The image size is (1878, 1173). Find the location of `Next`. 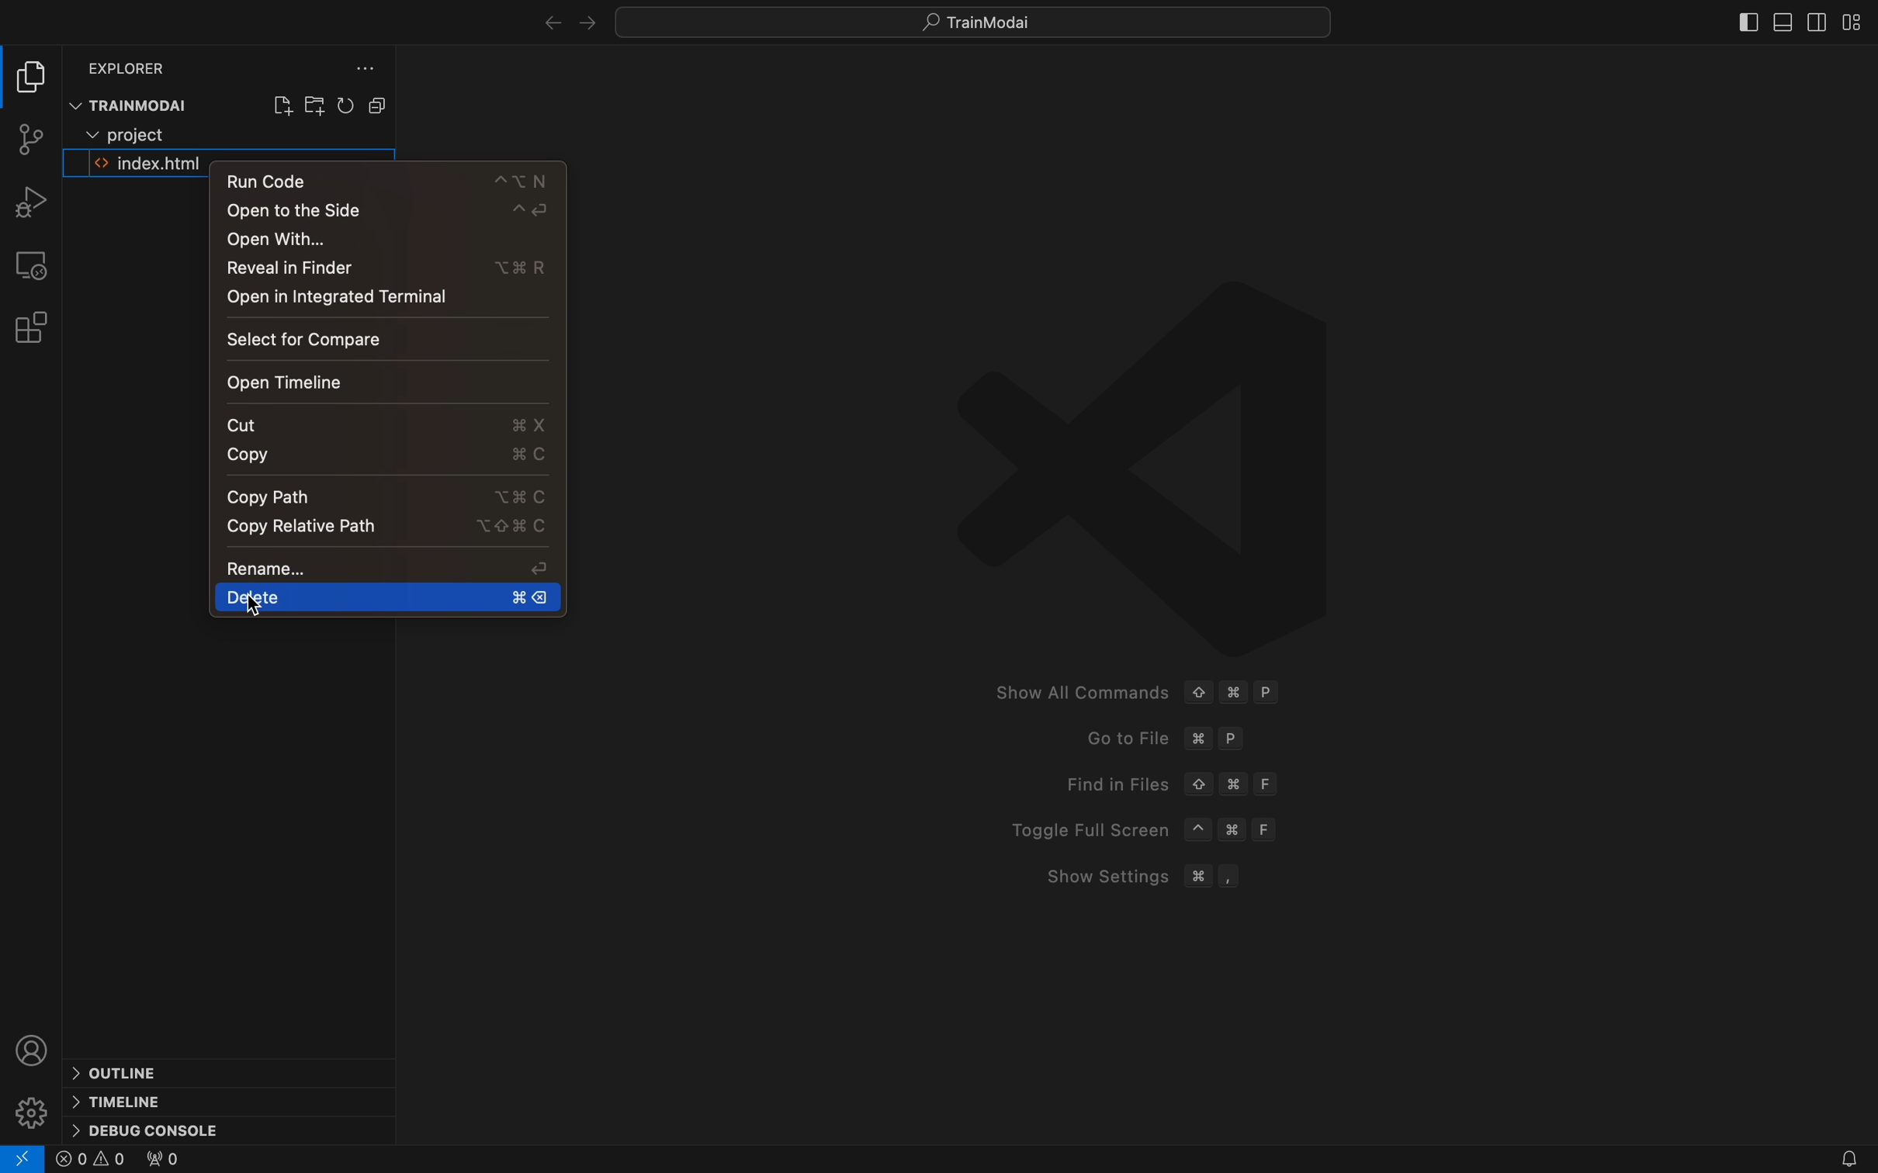

Next is located at coordinates (587, 23).